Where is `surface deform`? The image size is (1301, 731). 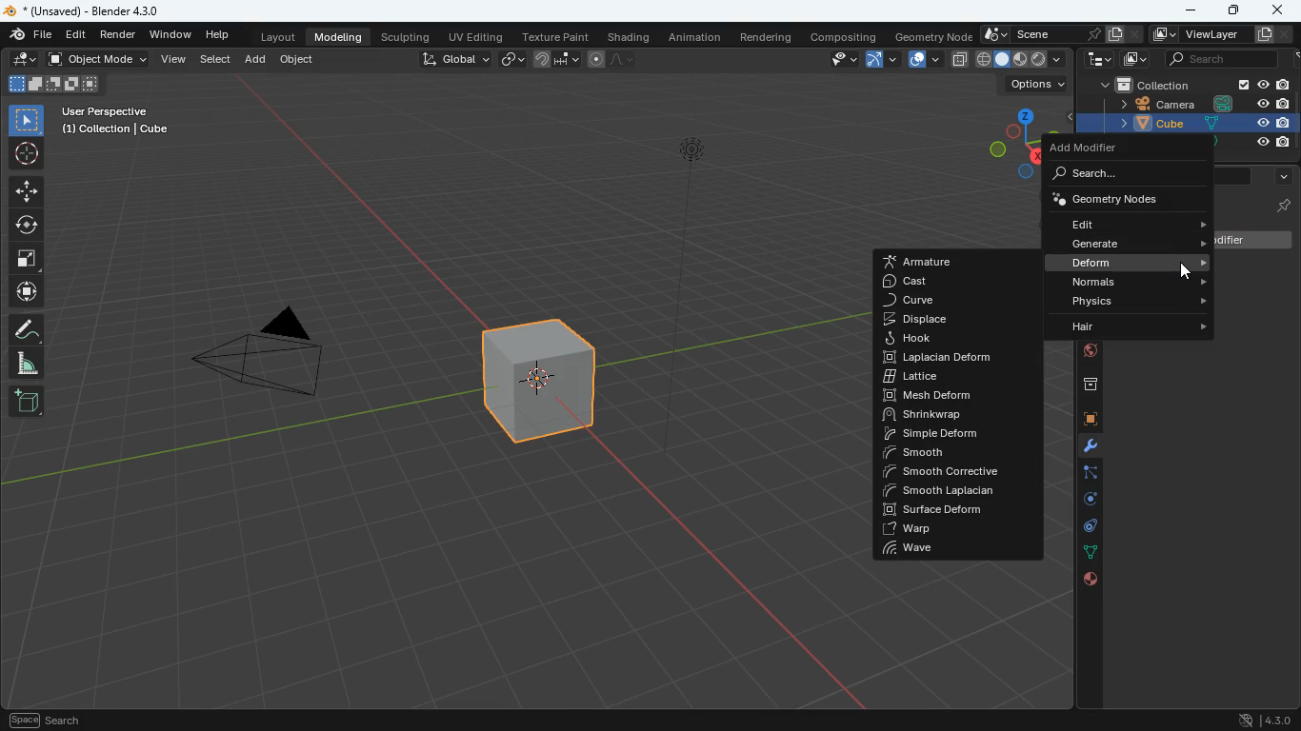
surface deform is located at coordinates (953, 511).